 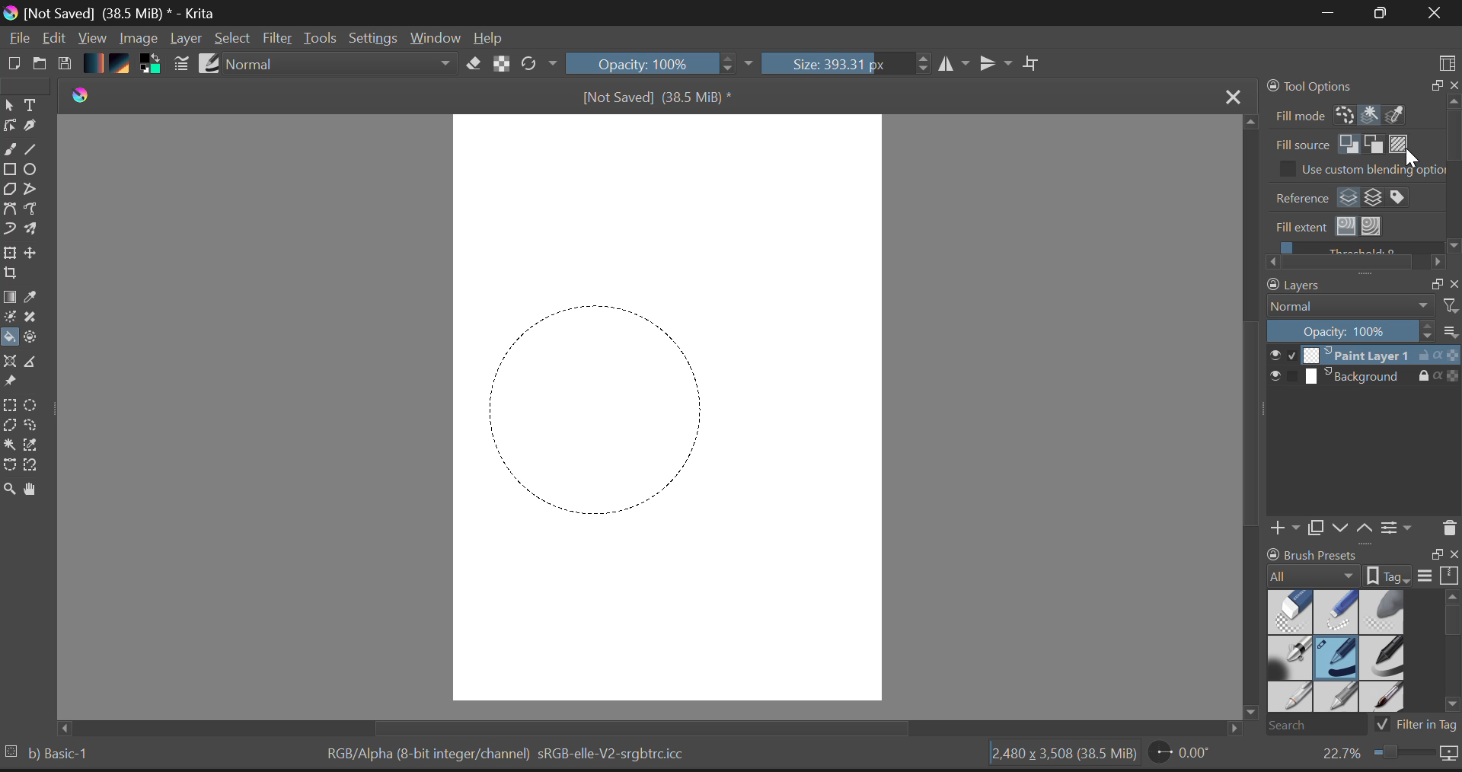 What do you see at coordinates (321, 38) in the screenshot?
I see `Tools` at bounding box center [321, 38].